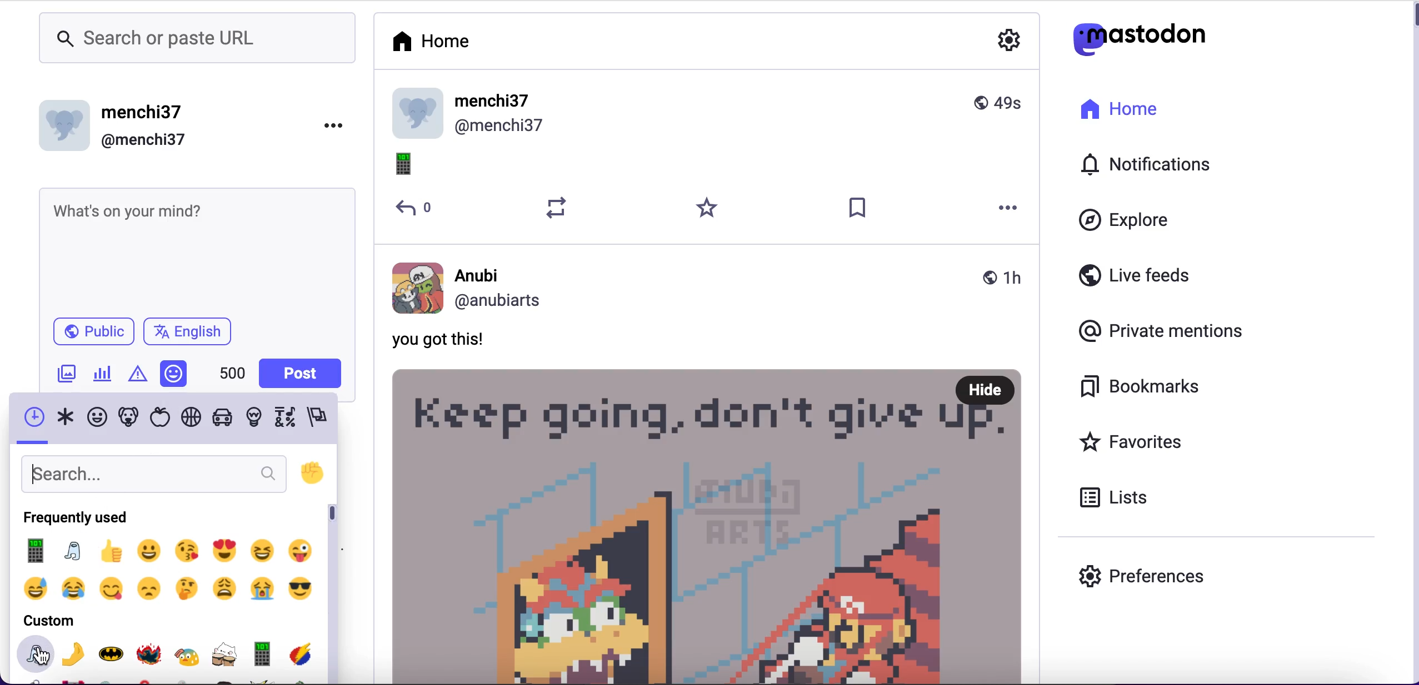  What do you see at coordinates (429, 46) in the screenshot?
I see `home` at bounding box center [429, 46].